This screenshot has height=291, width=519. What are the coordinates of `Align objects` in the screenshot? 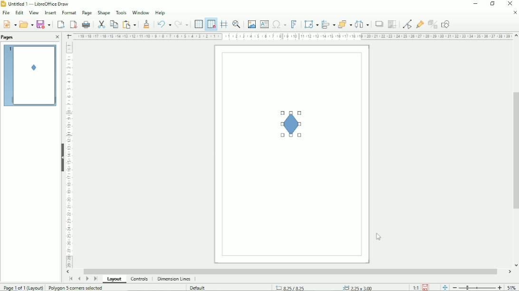 It's located at (327, 24).